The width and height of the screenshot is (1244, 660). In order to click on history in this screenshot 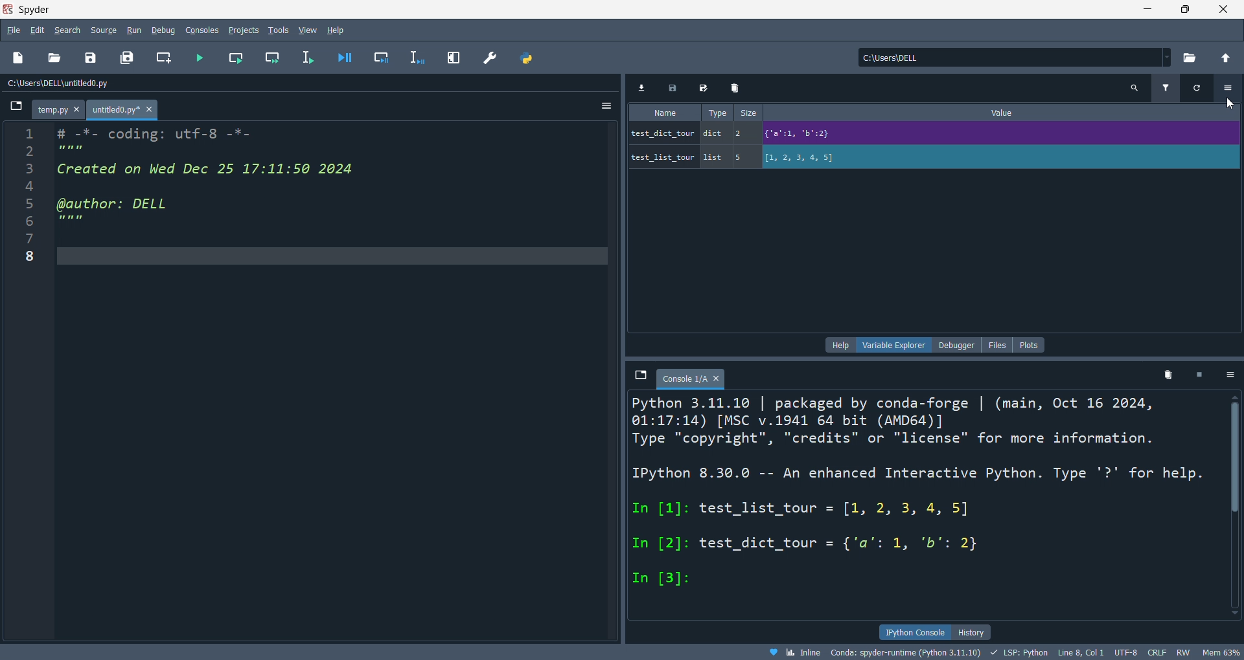, I will do `click(973, 631)`.